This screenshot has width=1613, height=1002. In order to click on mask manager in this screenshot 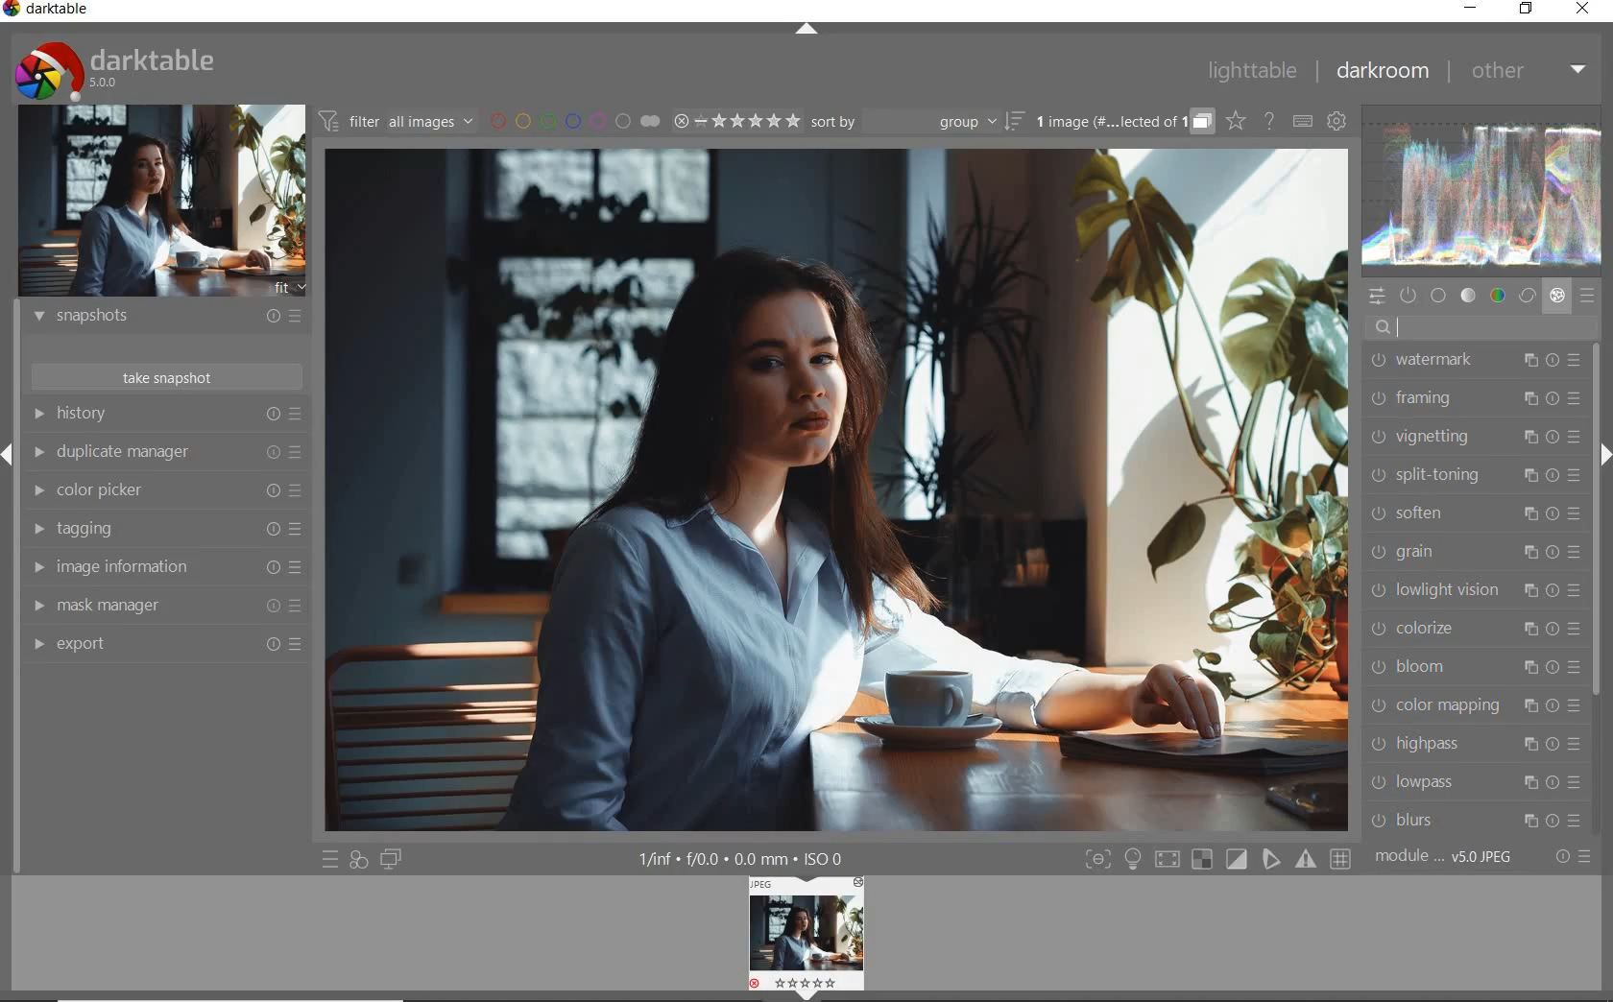, I will do `click(163, 607)`.